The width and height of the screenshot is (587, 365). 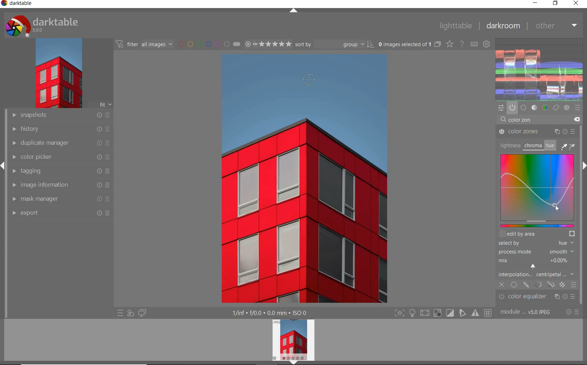 What do you see at coordinates (509, 145) in the screenshot?
I see `LIGHTNESS` at bounding box center [509, 145].